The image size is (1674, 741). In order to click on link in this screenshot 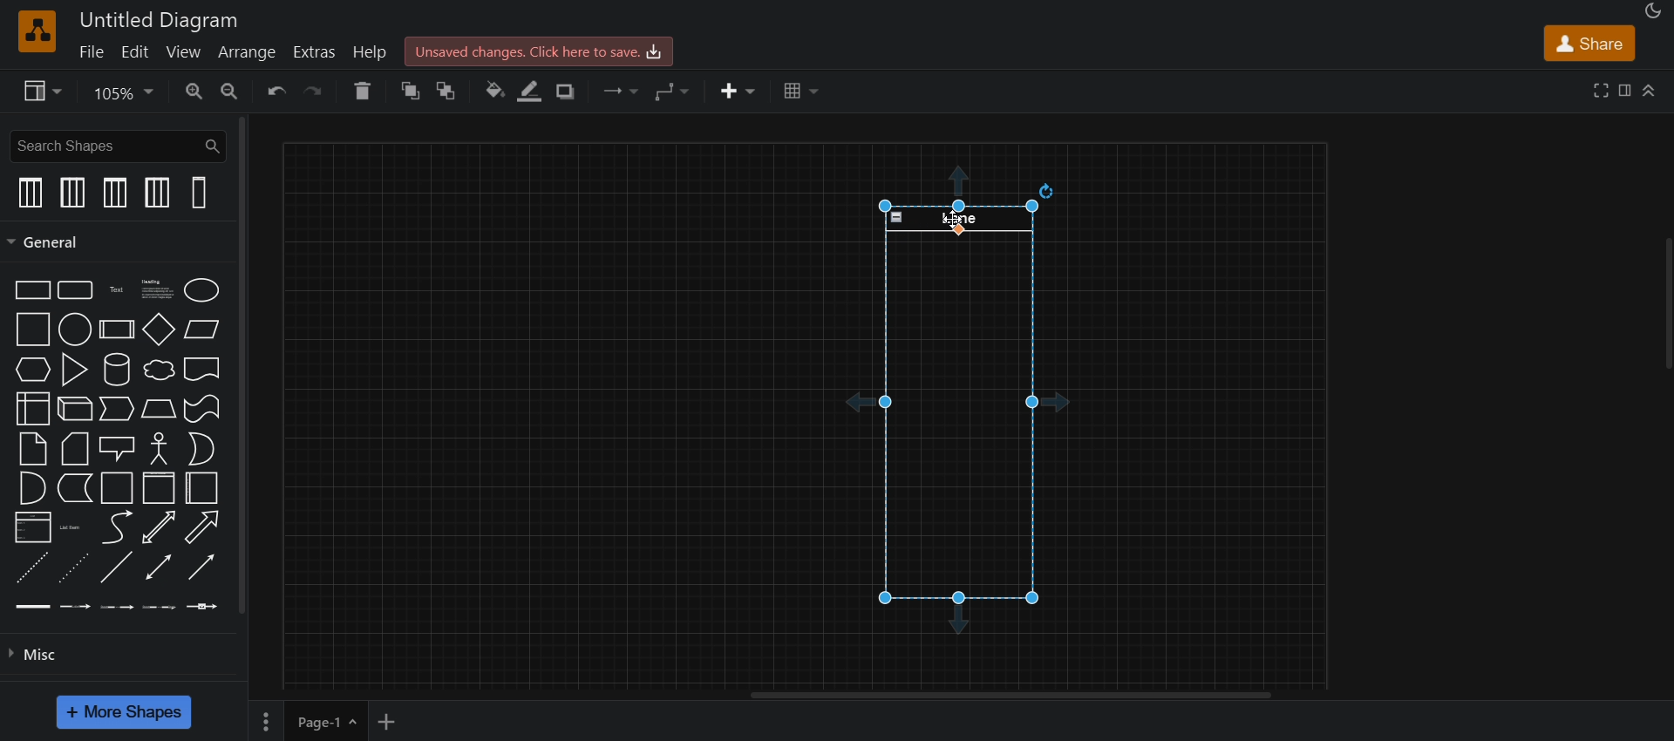, I will do `click(33, 607)`.